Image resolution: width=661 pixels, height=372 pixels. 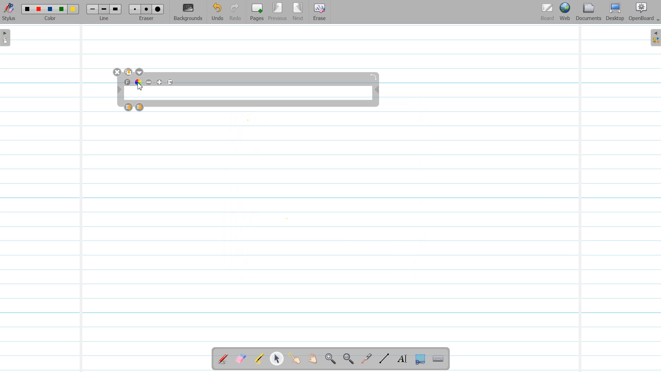 I want to click on Layer up, so click(x=129, y=107).